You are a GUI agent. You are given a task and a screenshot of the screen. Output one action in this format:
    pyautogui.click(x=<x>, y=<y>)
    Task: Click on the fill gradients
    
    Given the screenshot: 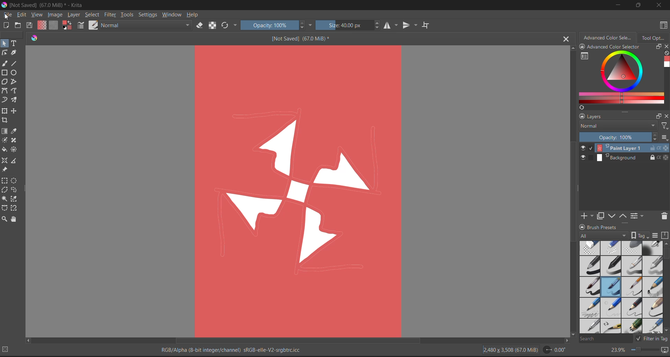 What is the action you would take?
    pyautogui.click(x=42, y=25)
    